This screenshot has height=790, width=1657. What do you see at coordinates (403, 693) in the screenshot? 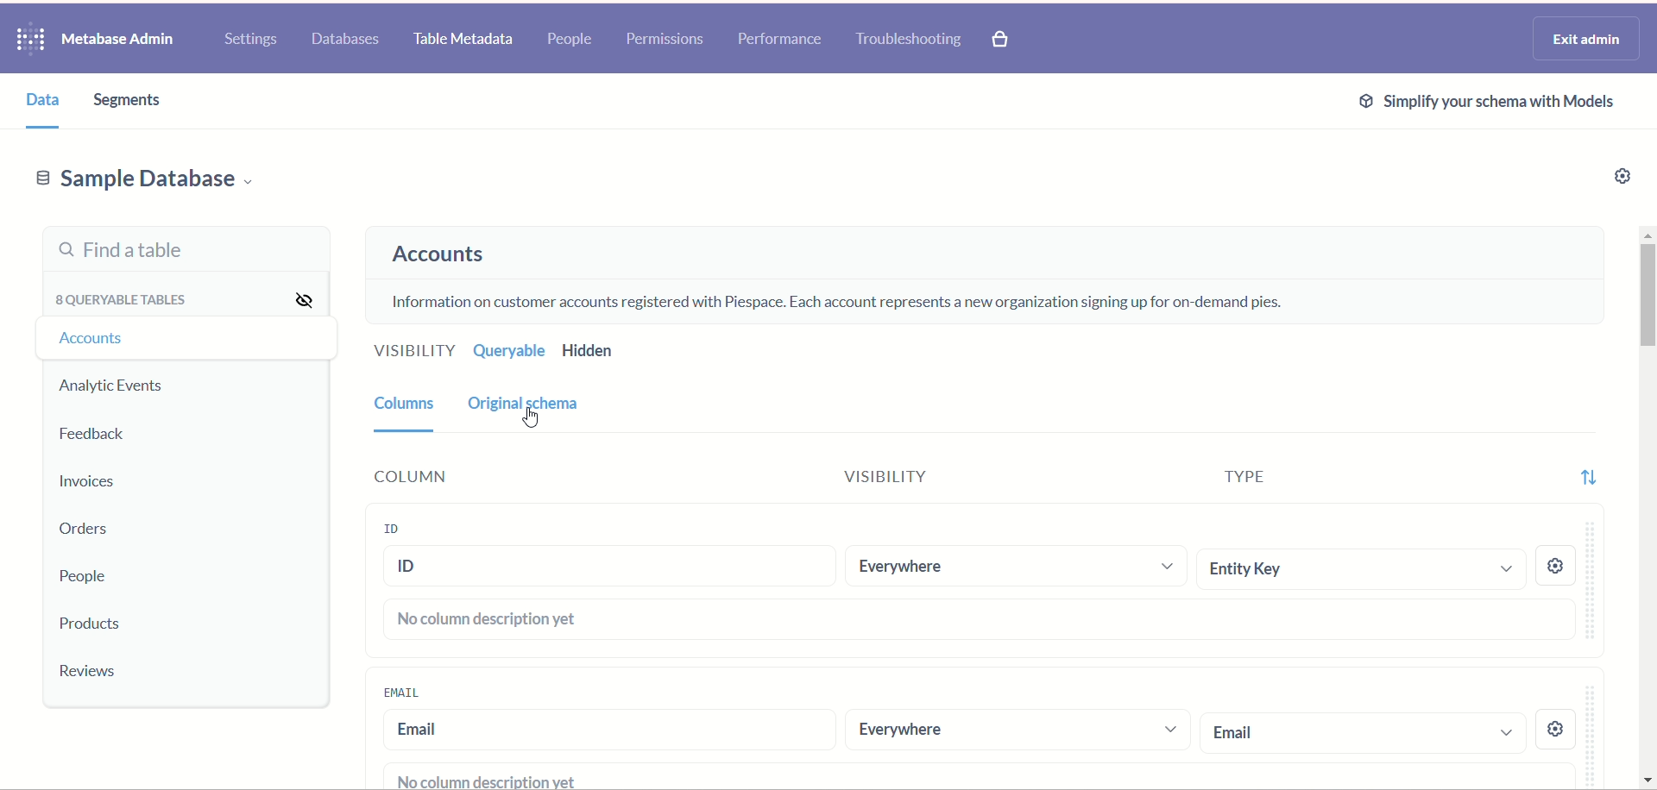
I see `Email` at bounding box center [403, 693].